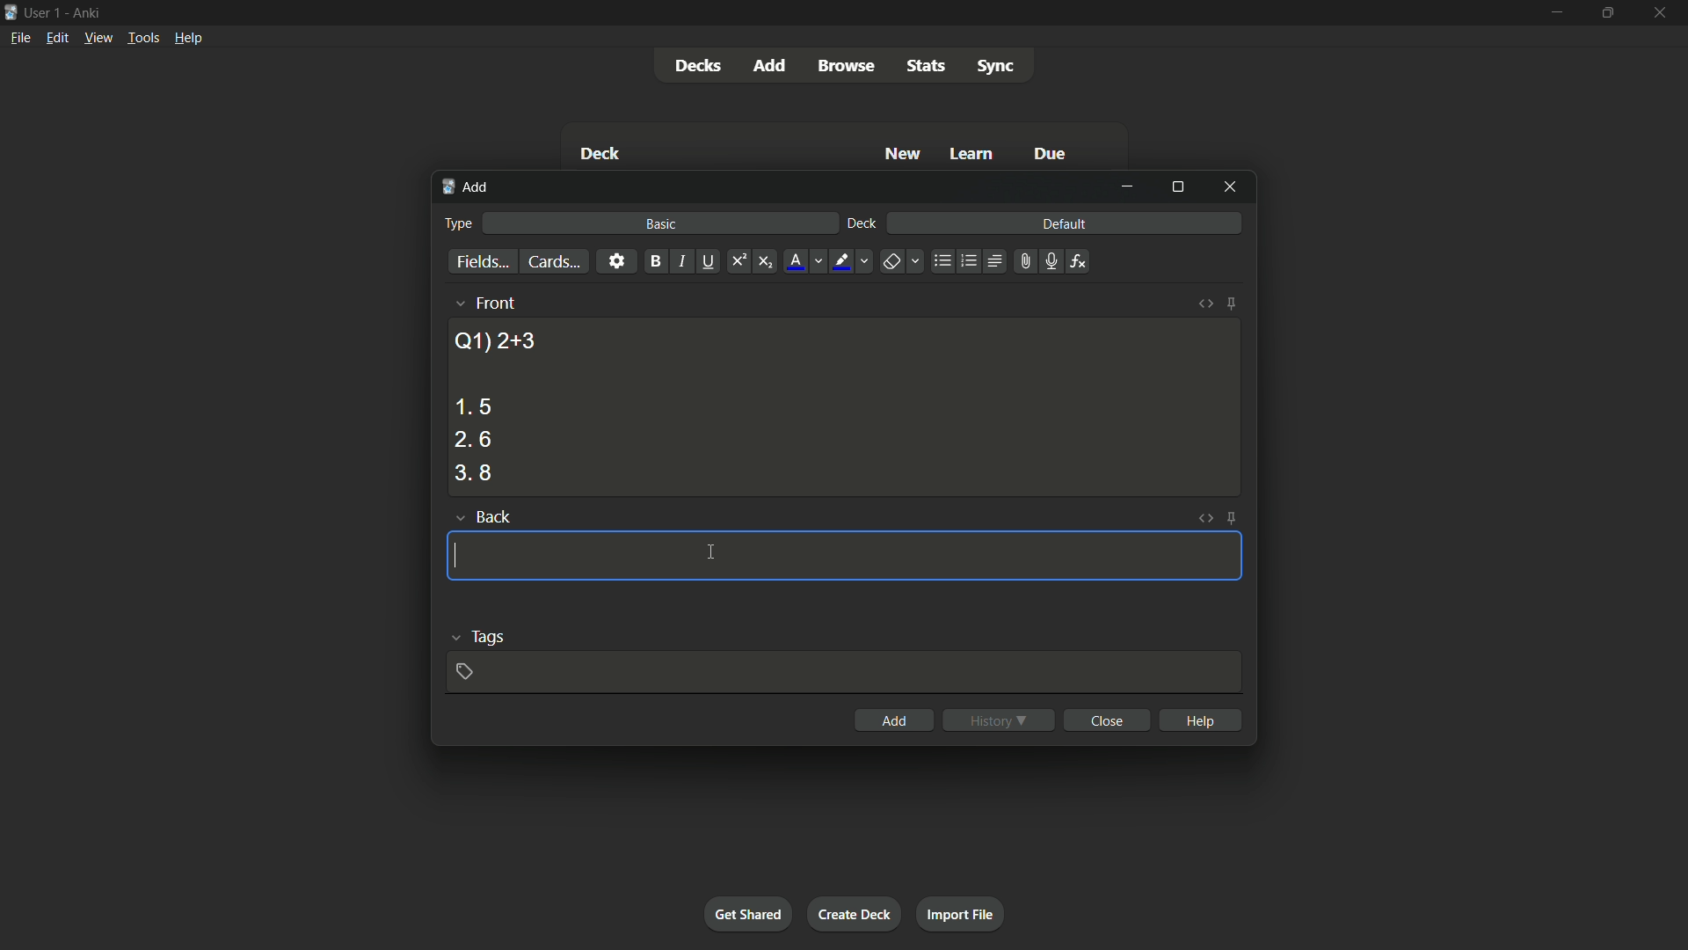 The image size is (1688, 950). What do you see at coordinates (747, 913) in the screenshot?
I see `get shared` at bounding box center [747, 913].